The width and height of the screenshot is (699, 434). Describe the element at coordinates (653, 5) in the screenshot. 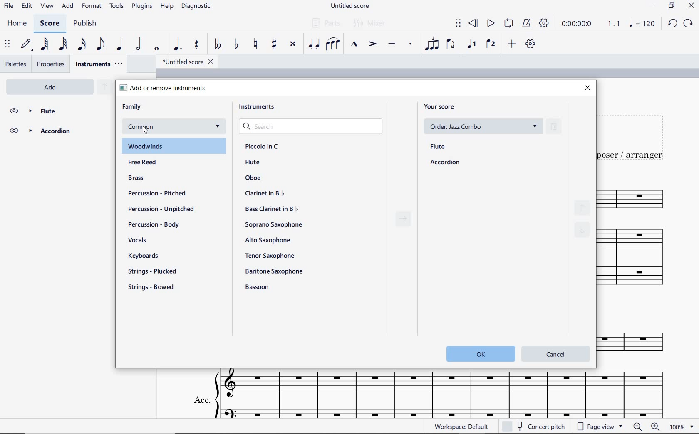

I see `MINIMIZE` at that location.